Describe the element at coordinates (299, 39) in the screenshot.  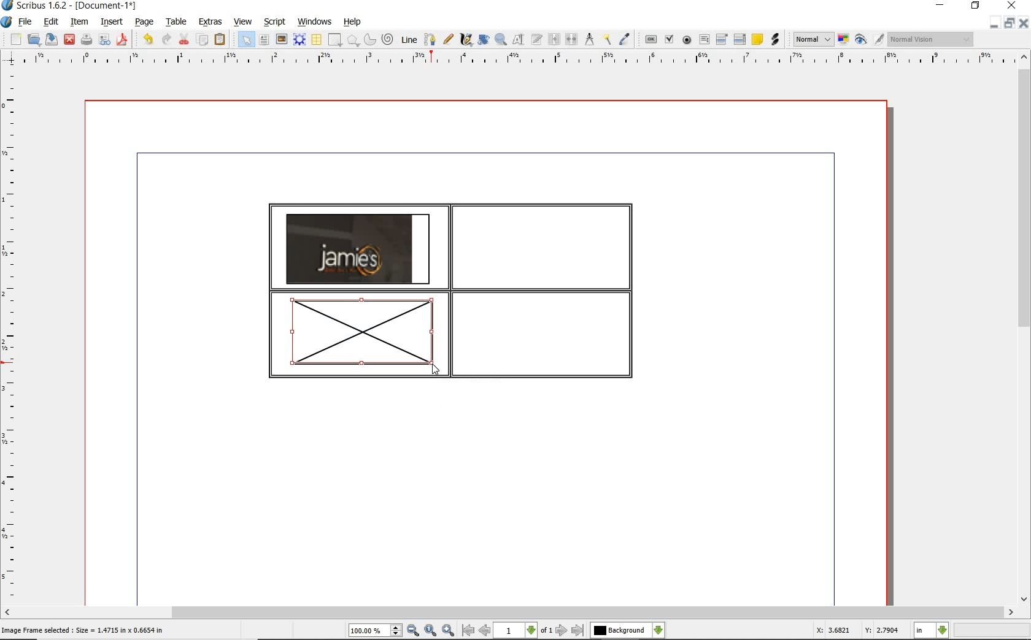
I see `render frame` at that location.